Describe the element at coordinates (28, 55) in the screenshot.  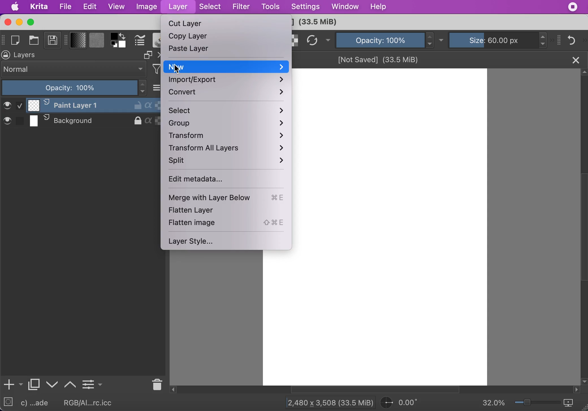
I see `layers` at that location.